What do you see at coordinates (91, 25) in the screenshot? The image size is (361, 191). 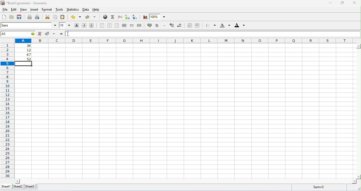 I see `underline` at bounding box center [91, 25].